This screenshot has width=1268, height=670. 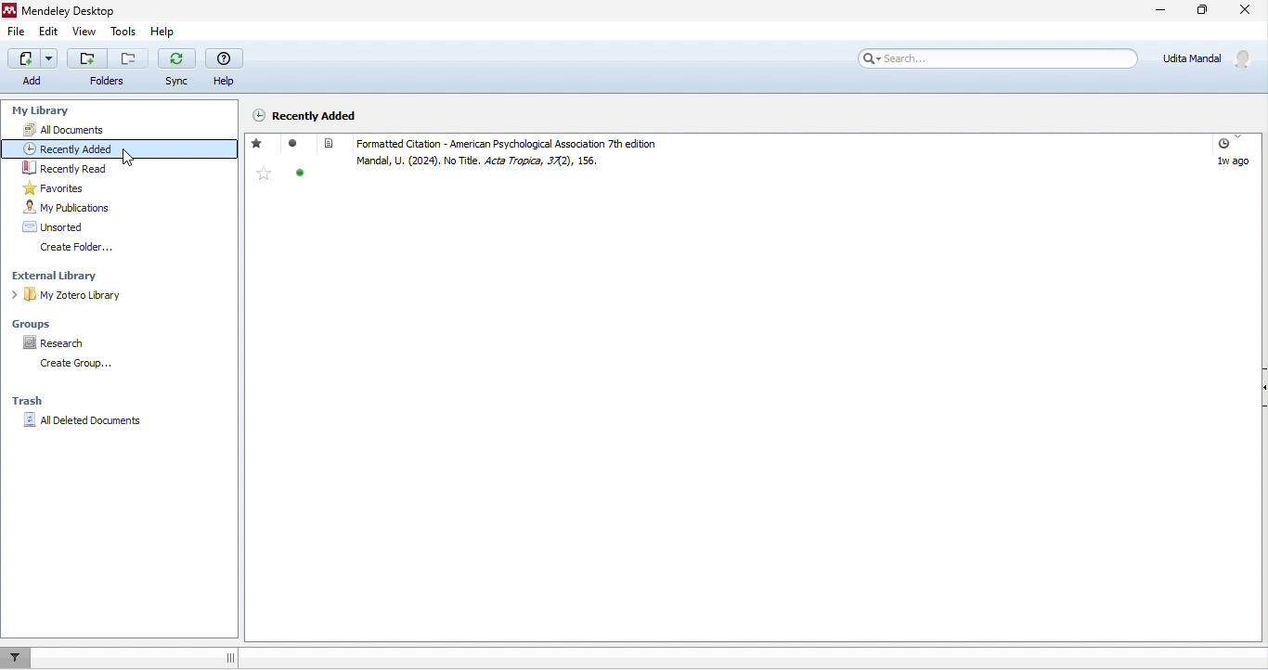 I want to click on help, so click(x=165, y=32).